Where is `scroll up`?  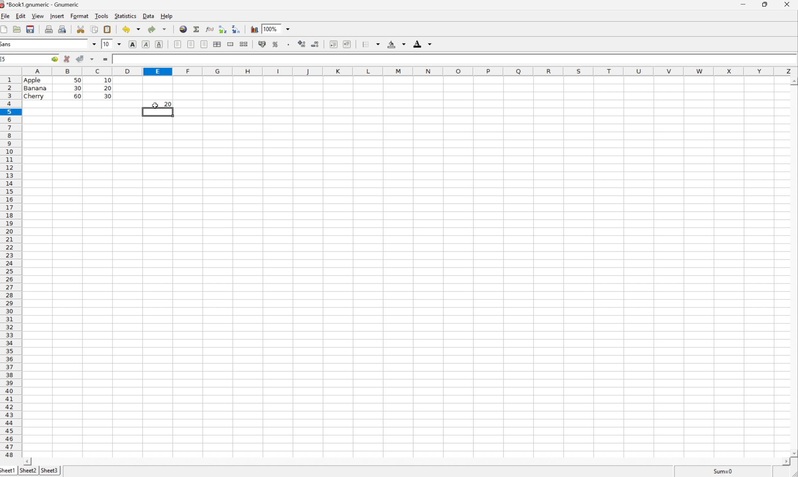 scroll up is located at coordinates (793, 80).